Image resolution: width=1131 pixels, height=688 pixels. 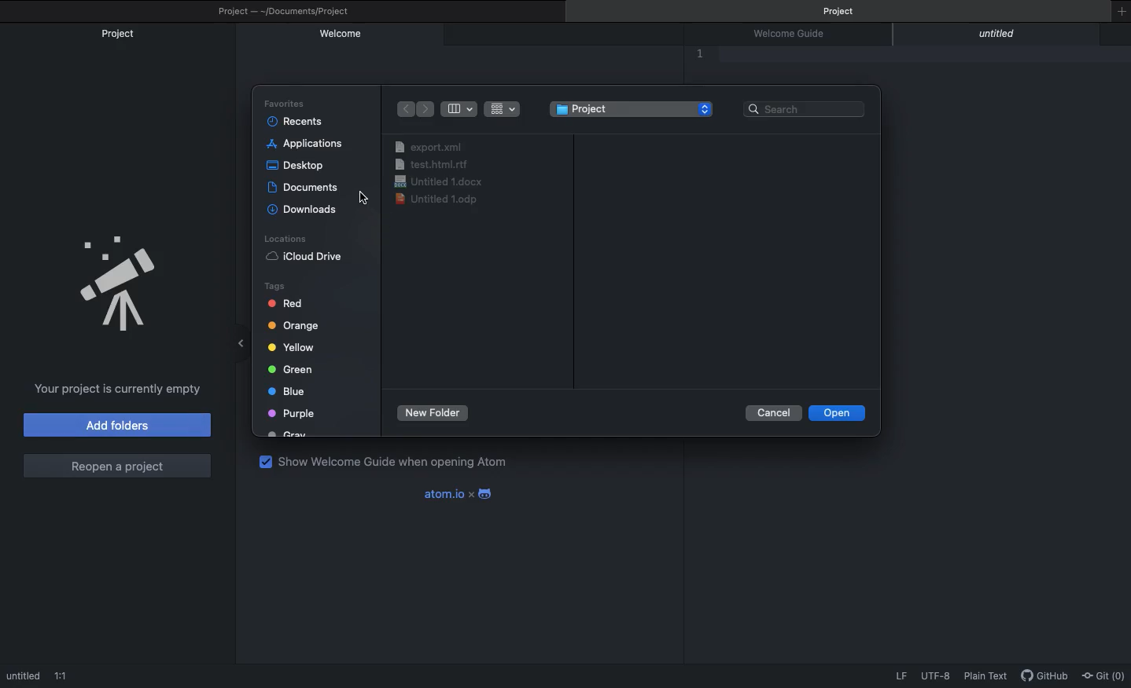 I want to click on Project is currently empty , so click(x=116, y=390).